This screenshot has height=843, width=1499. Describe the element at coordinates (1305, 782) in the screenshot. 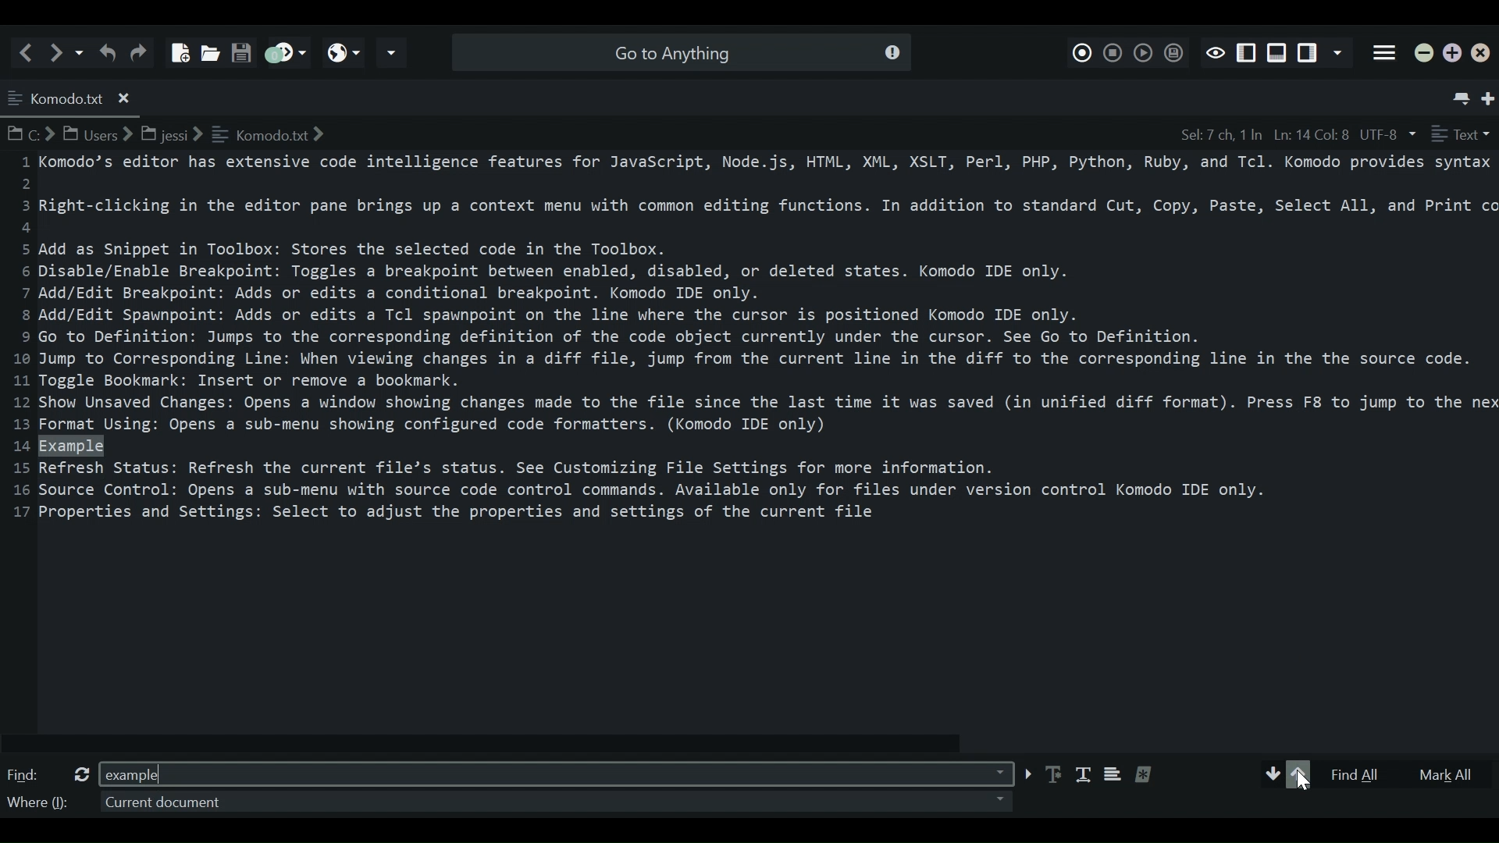

I see `Cursor` at that location.